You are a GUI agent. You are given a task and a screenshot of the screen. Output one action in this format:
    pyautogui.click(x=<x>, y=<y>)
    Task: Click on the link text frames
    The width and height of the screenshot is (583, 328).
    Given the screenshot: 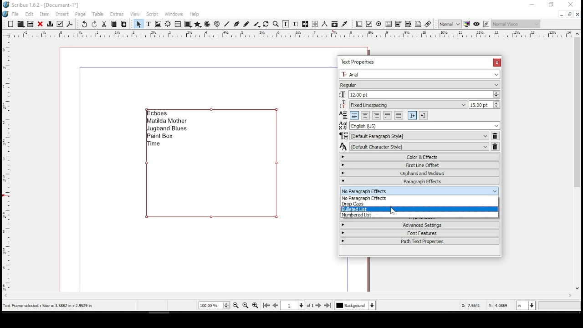 What is the action you would take?
    pyautogui.click(x=305, y=25)
    